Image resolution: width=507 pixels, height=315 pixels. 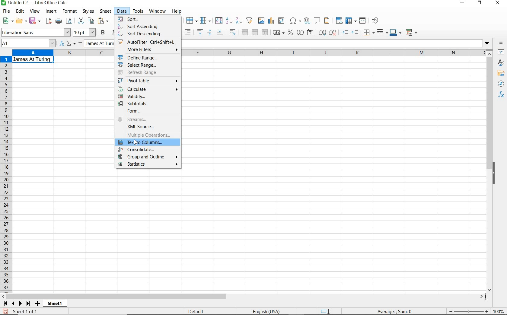 I want to click on add sheet, so click(x=37, y=304).